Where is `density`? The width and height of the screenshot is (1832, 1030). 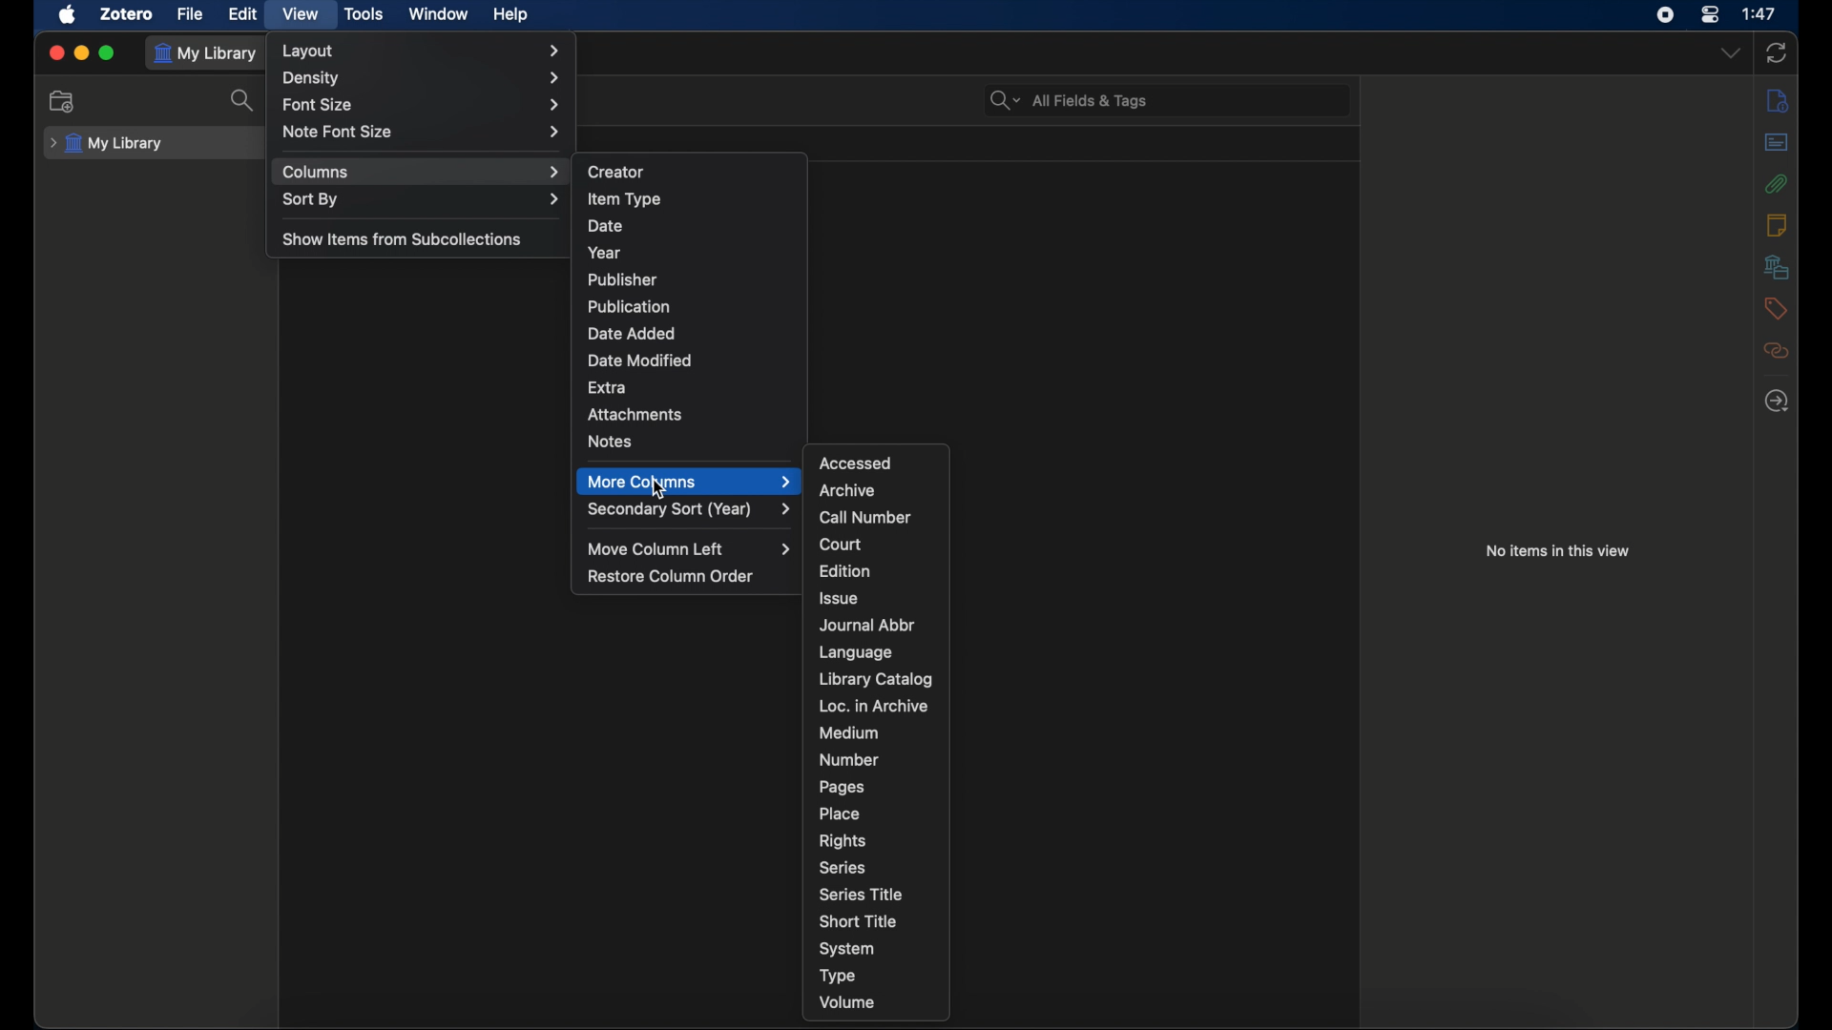 density is located at coordinates (425, 79).